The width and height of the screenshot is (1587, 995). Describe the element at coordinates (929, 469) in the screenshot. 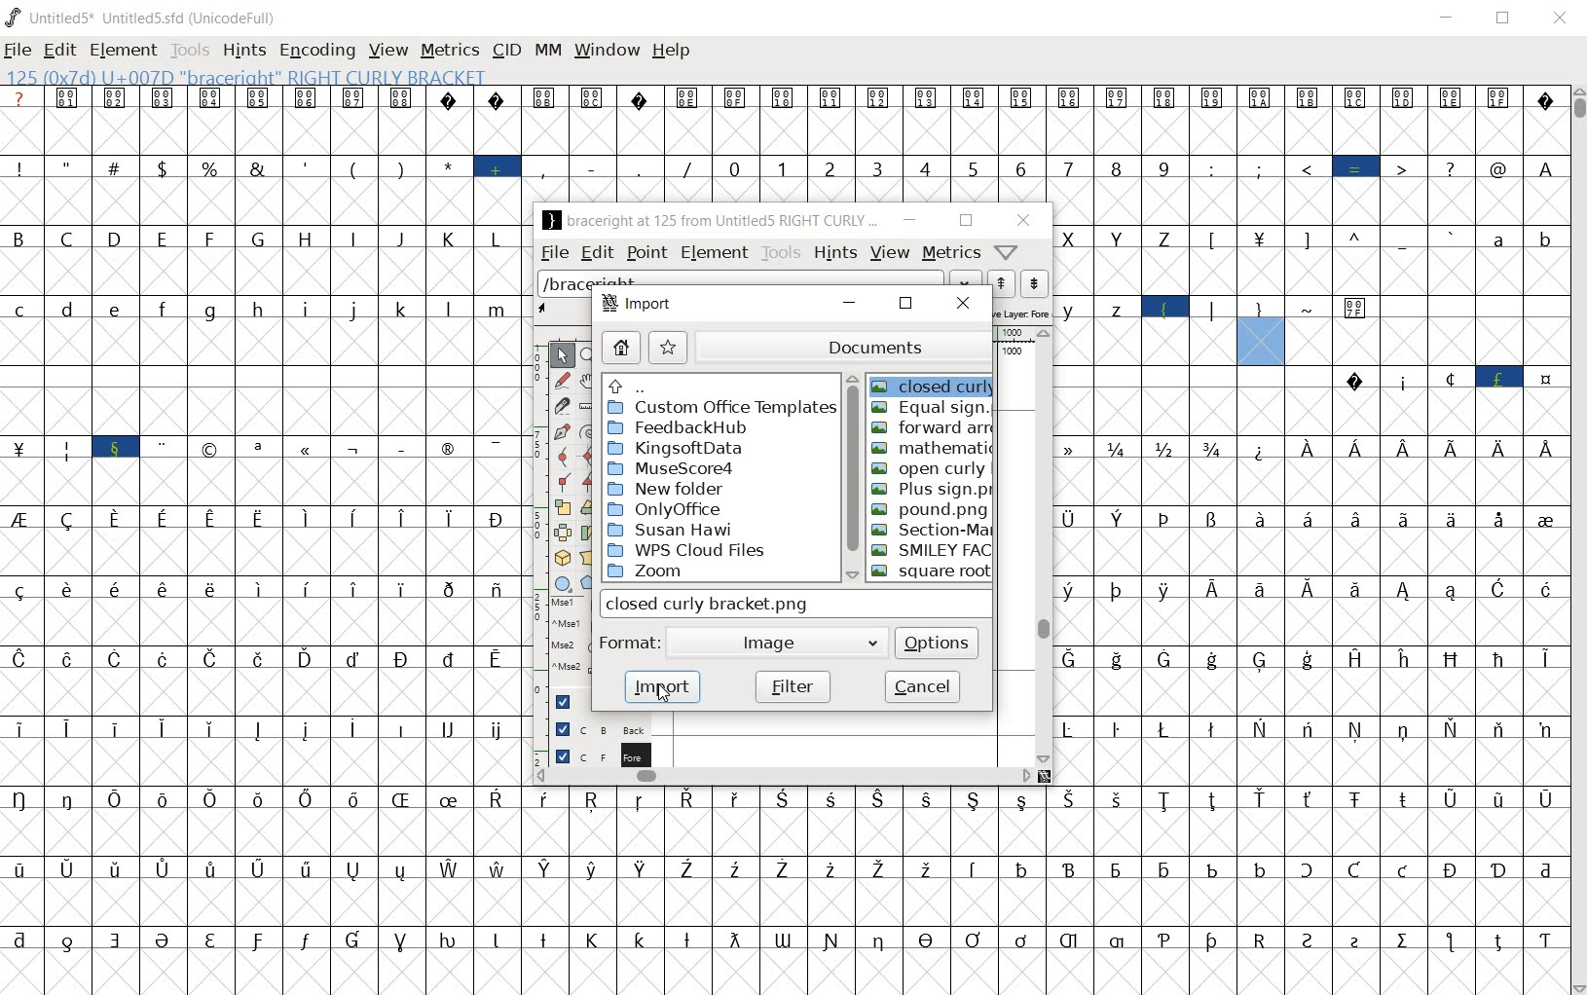

I see `open curly` at that location.